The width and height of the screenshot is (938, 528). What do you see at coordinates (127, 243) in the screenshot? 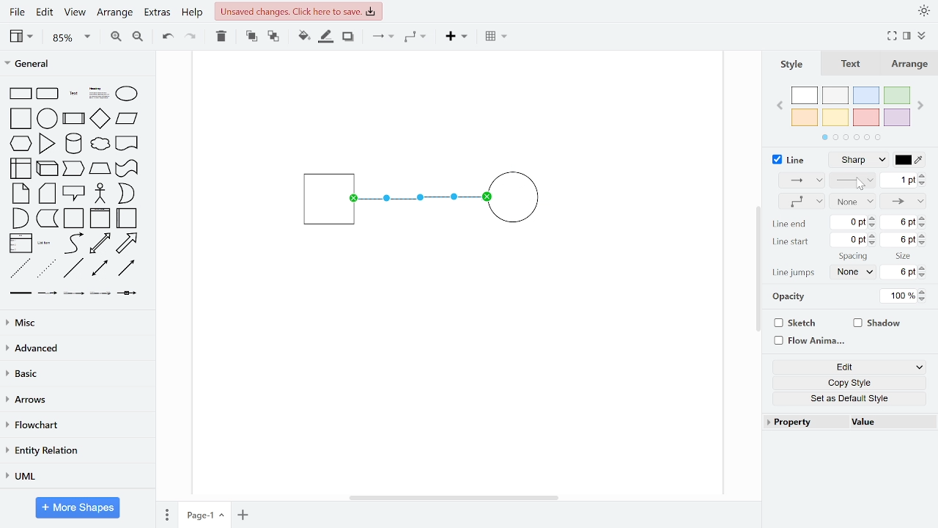
I see `arrow` at bounding box center [127, 243].